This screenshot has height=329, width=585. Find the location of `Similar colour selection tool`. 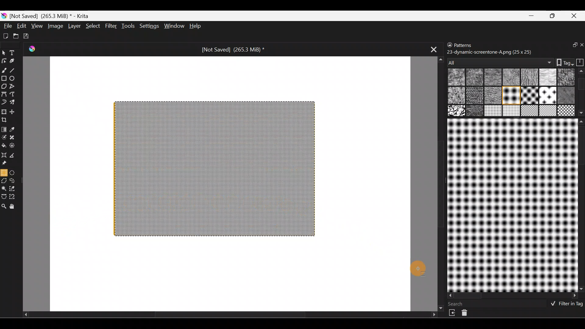

Similar colour selection tool is located at coordinates (14, 189).